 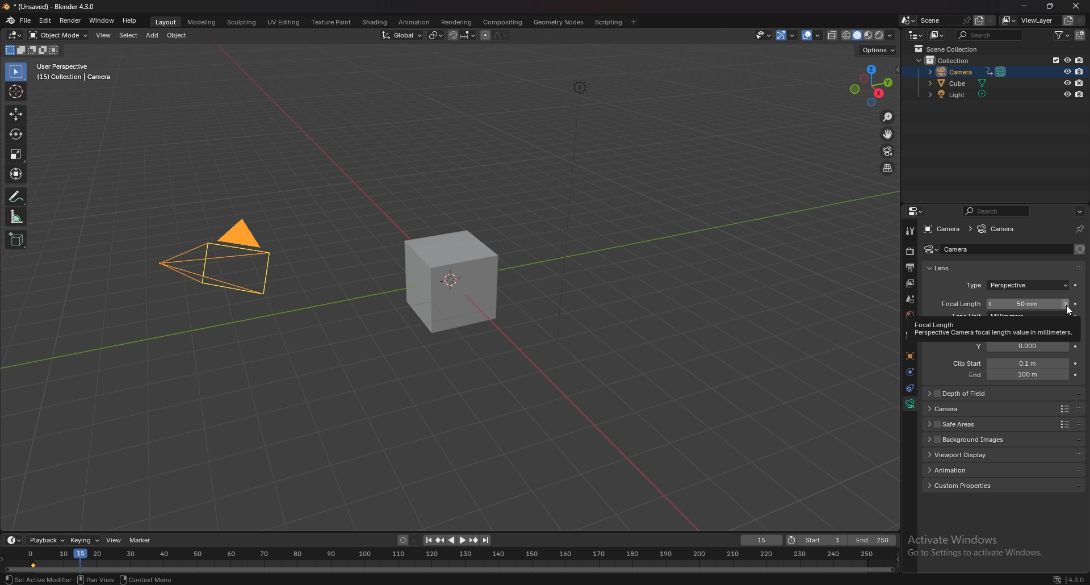 I want to click on constraints, so click(x=910, y=387).